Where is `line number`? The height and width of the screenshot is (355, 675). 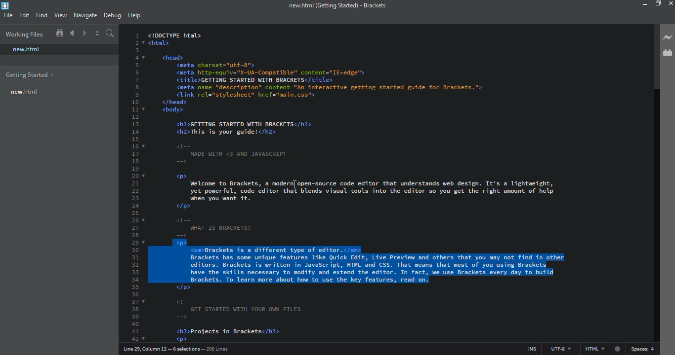 line number is located at coordinates (137, 185).